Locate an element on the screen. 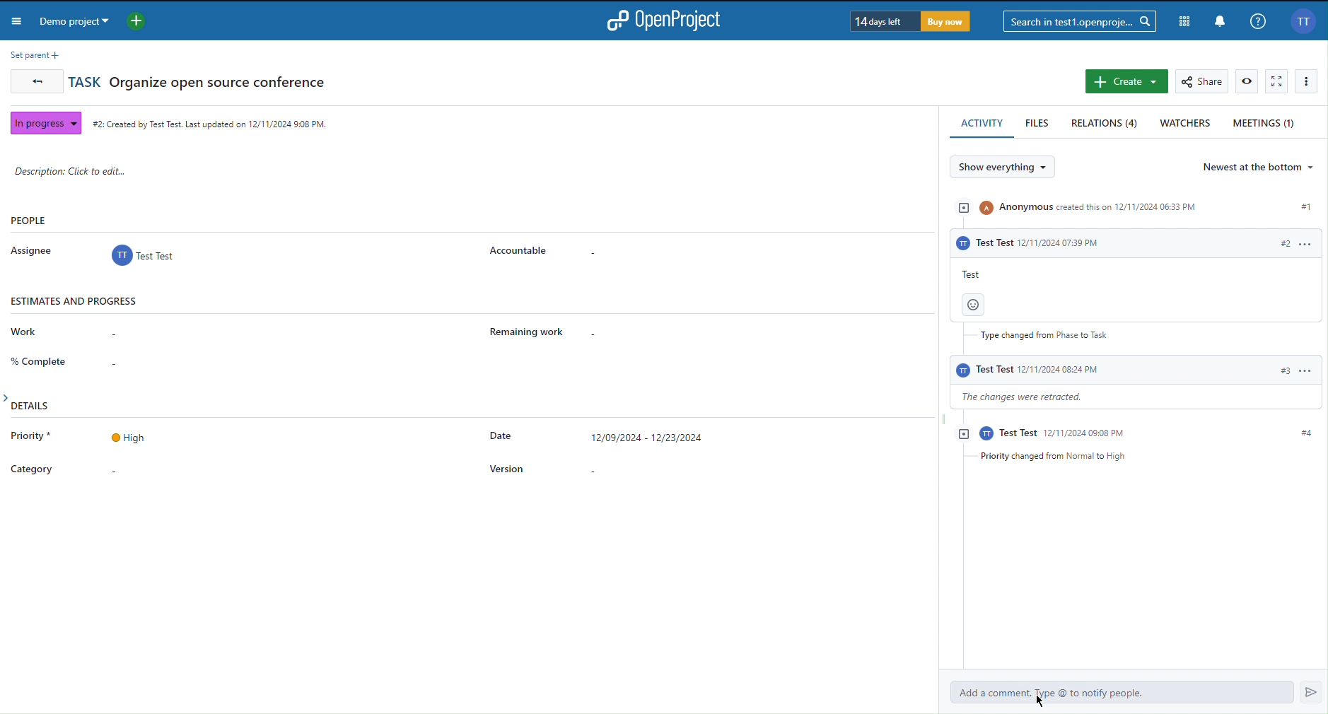  Files is located at coordinates (1039, 124).